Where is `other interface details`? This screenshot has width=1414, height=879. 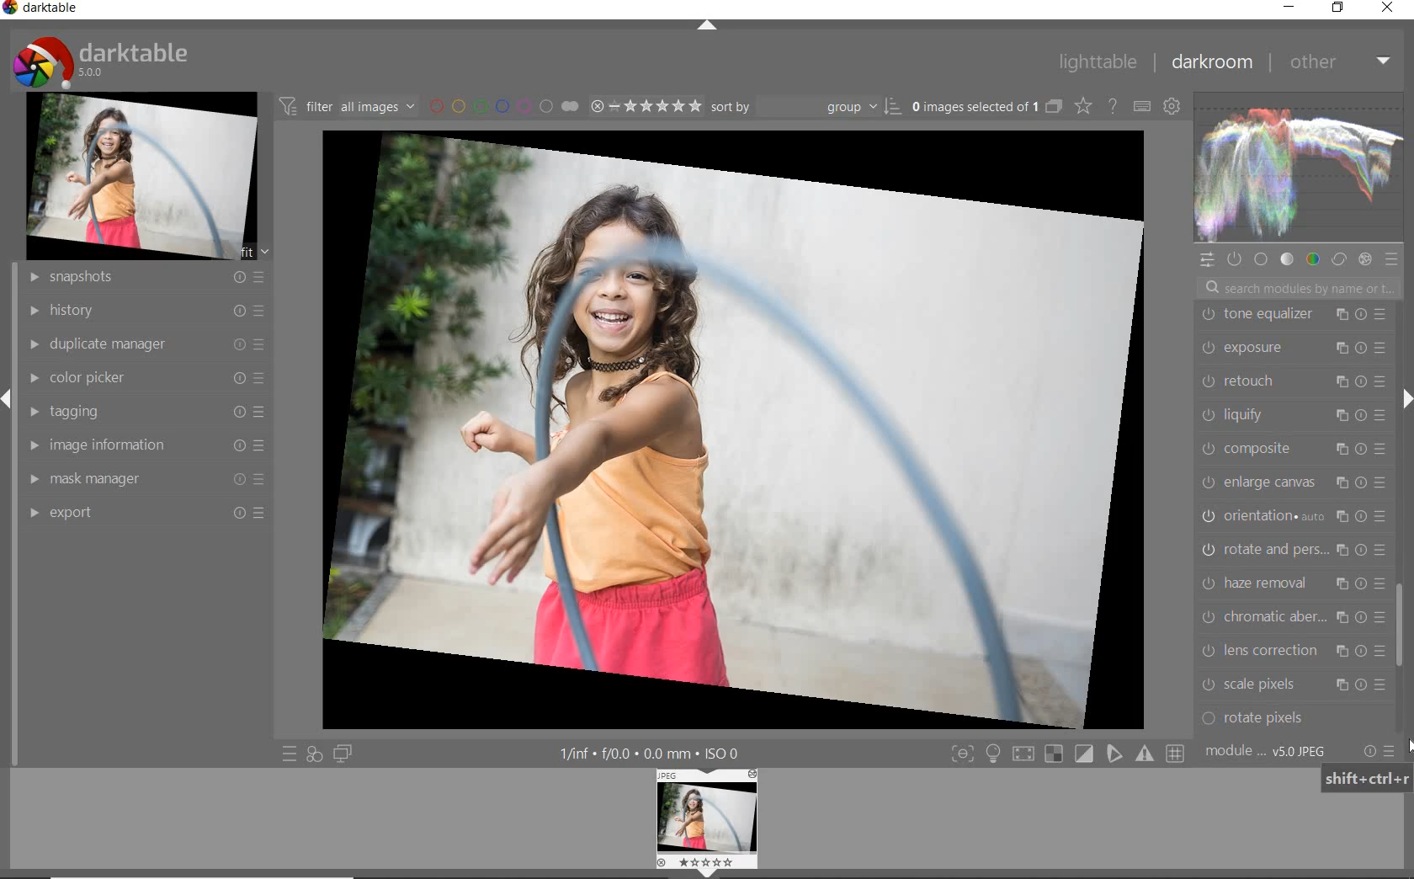 other interface details is located at coordinates (646, 754).